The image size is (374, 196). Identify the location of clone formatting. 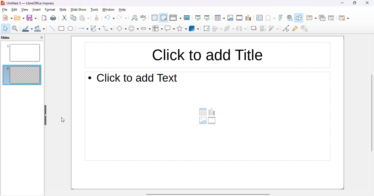
(97, 18).